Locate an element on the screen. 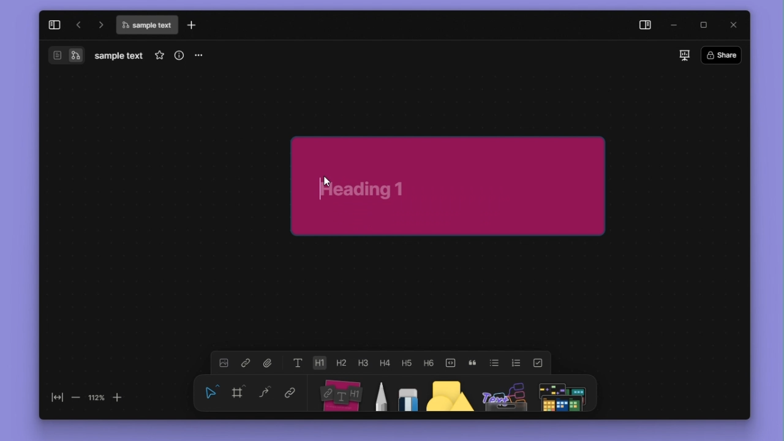 The height and width of the screenshot is (441, 784). favourite is located at coordinates (159, 55).